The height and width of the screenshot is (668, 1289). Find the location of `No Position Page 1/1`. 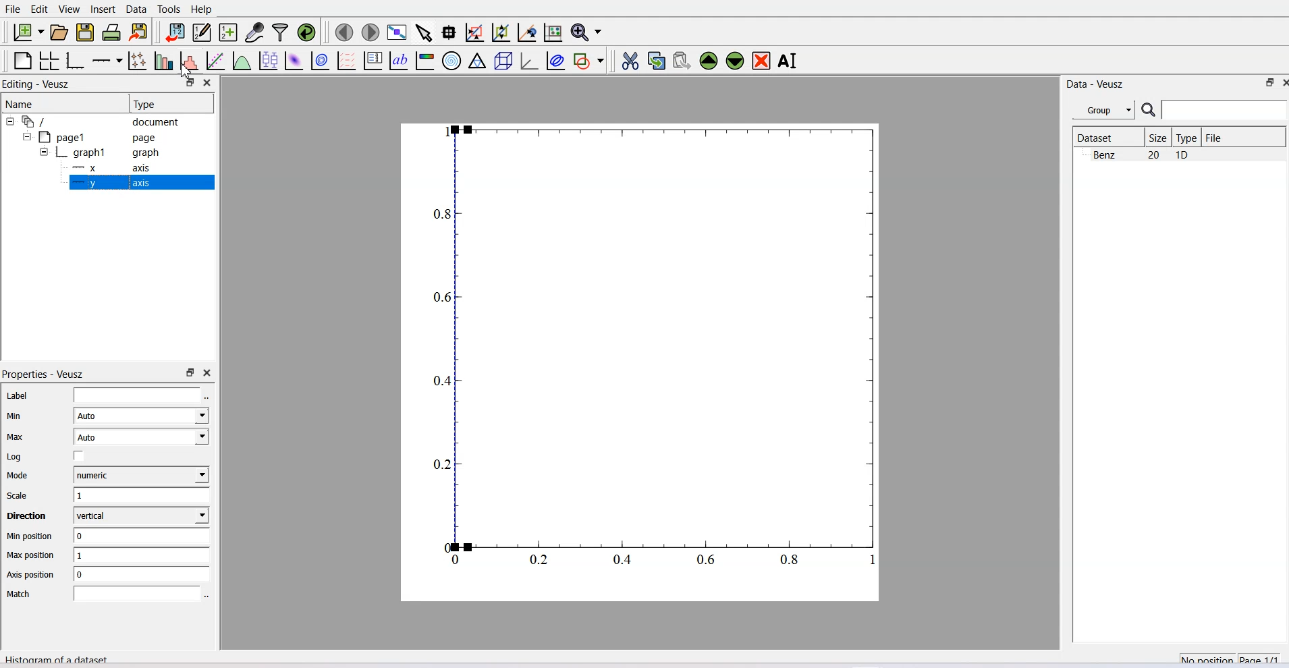

No Position Page 1/1 is located at coordinates (1229, 657).